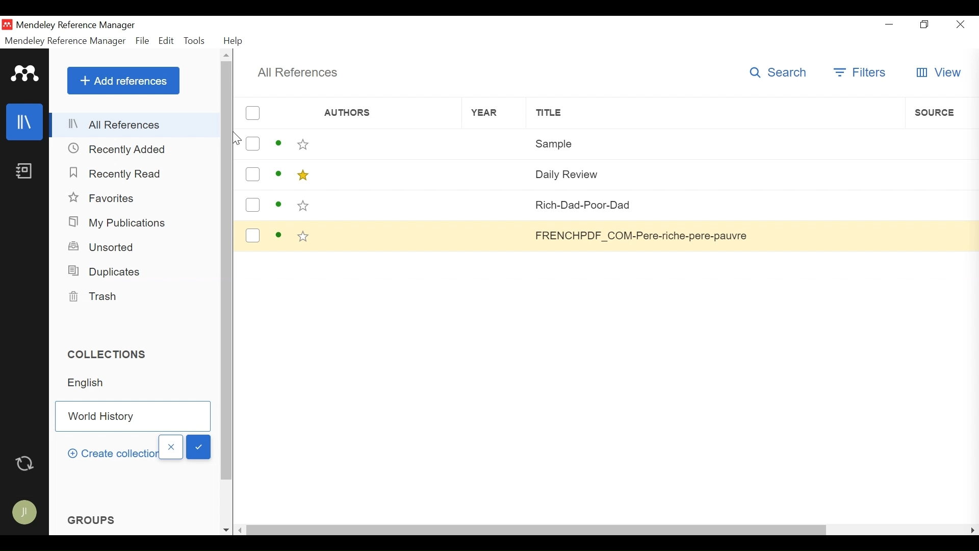 This screenshot has width=979, height=551. What do you see at coordinates (939, 173) in the screenshot?
I see `Source` at bounding box center [939, 173].